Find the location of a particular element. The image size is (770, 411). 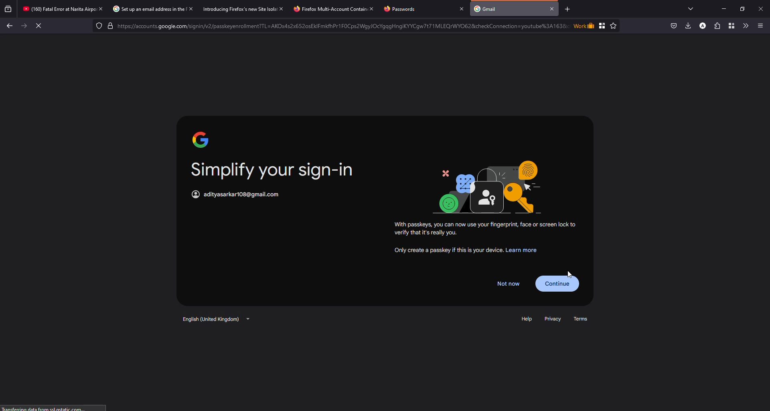

Forward is located at coordinates (24, 27).